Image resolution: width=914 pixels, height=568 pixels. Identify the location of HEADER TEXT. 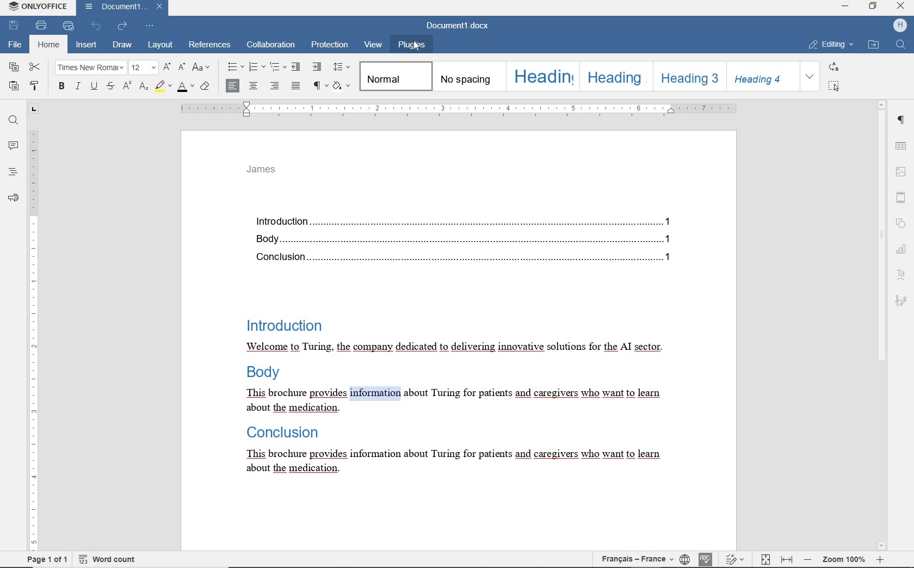
(264, 172).